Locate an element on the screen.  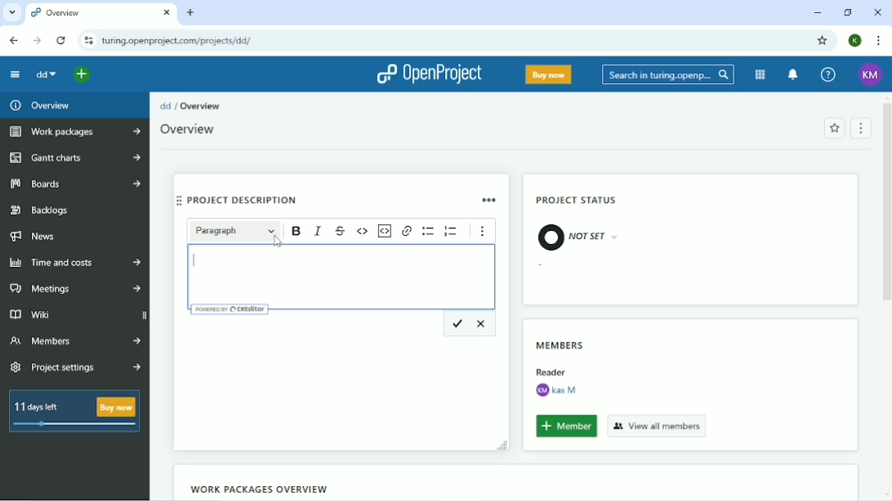
Modules is located at coordinates (760, 74).